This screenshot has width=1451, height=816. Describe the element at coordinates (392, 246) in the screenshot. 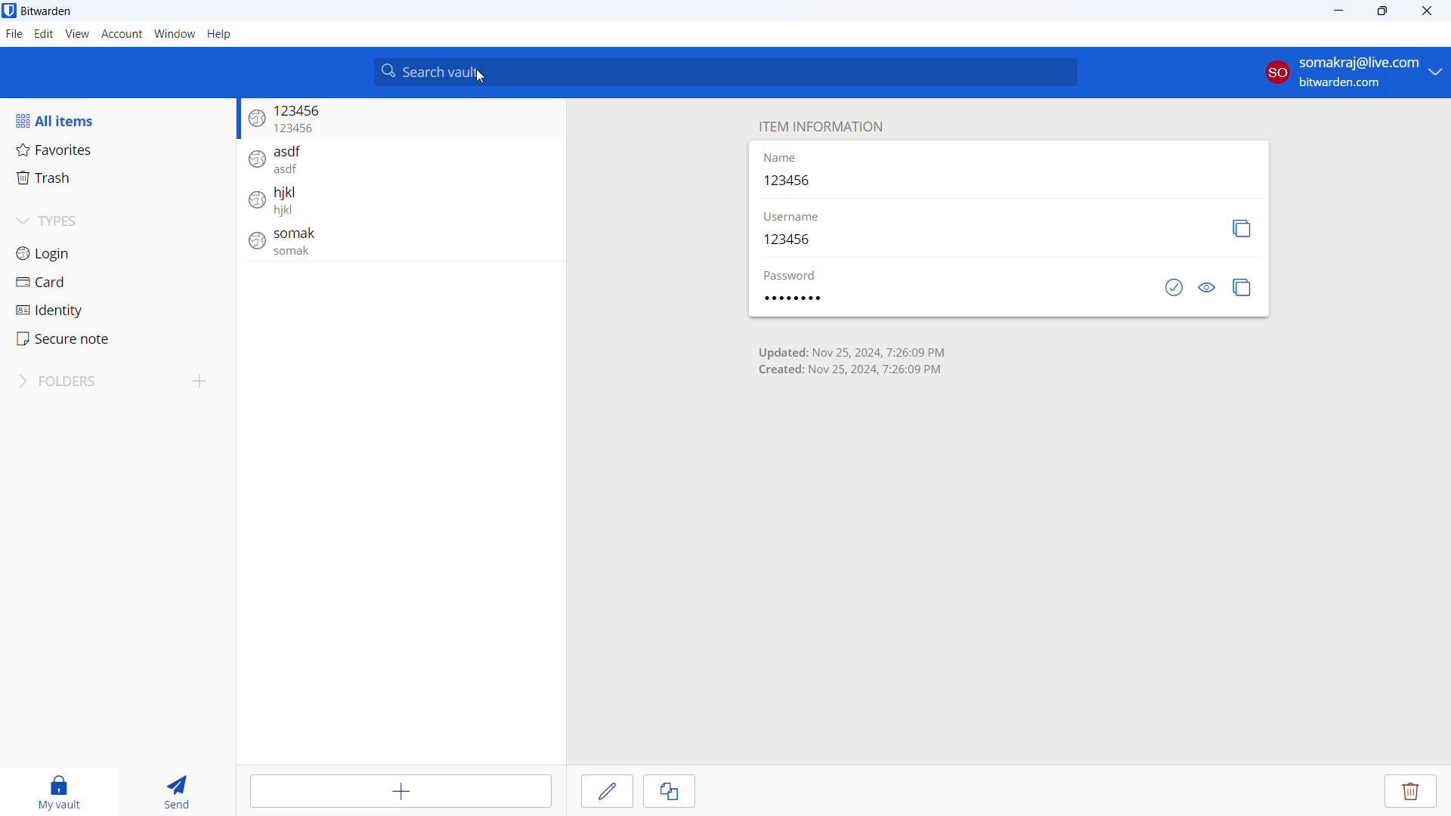

I see `login entry: somak` at that location.